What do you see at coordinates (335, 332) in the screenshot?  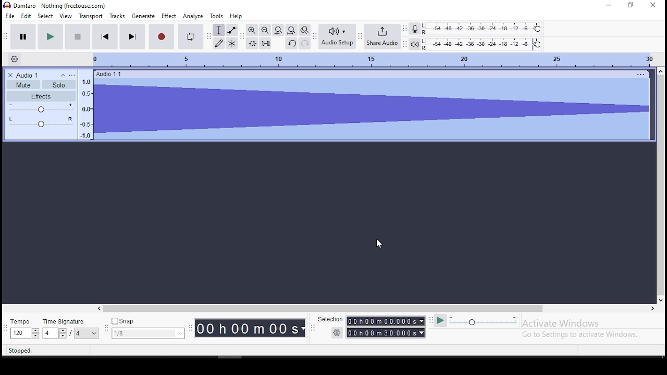 I see `settings` at bounding box center [335, 332].